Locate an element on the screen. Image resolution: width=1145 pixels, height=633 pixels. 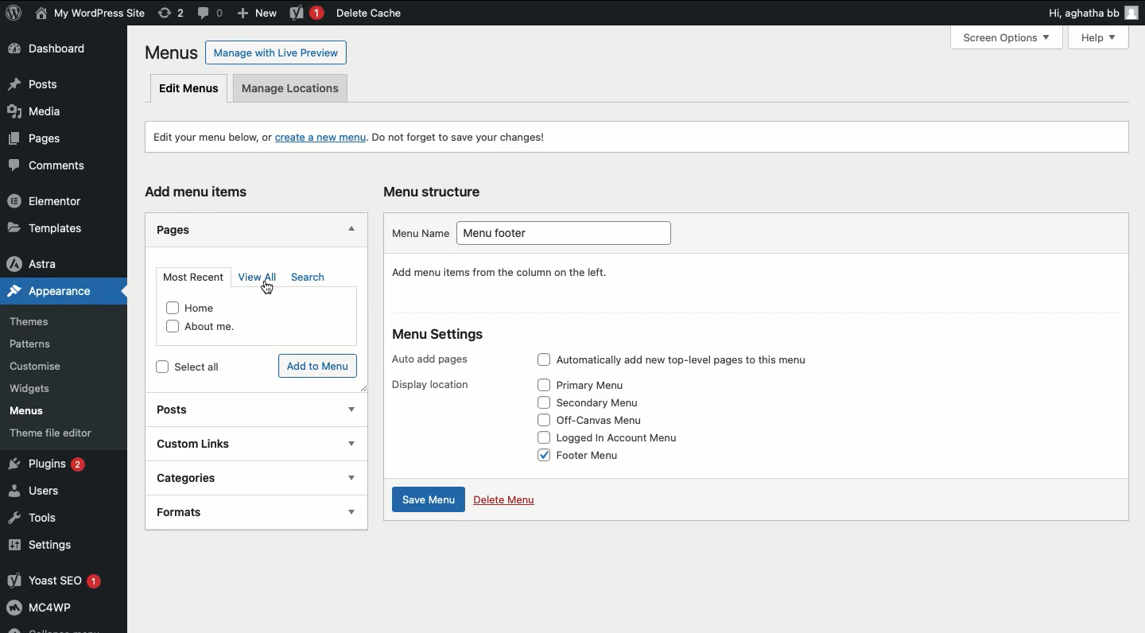
Edit your menu below, or is located at coordinates (202, 136).